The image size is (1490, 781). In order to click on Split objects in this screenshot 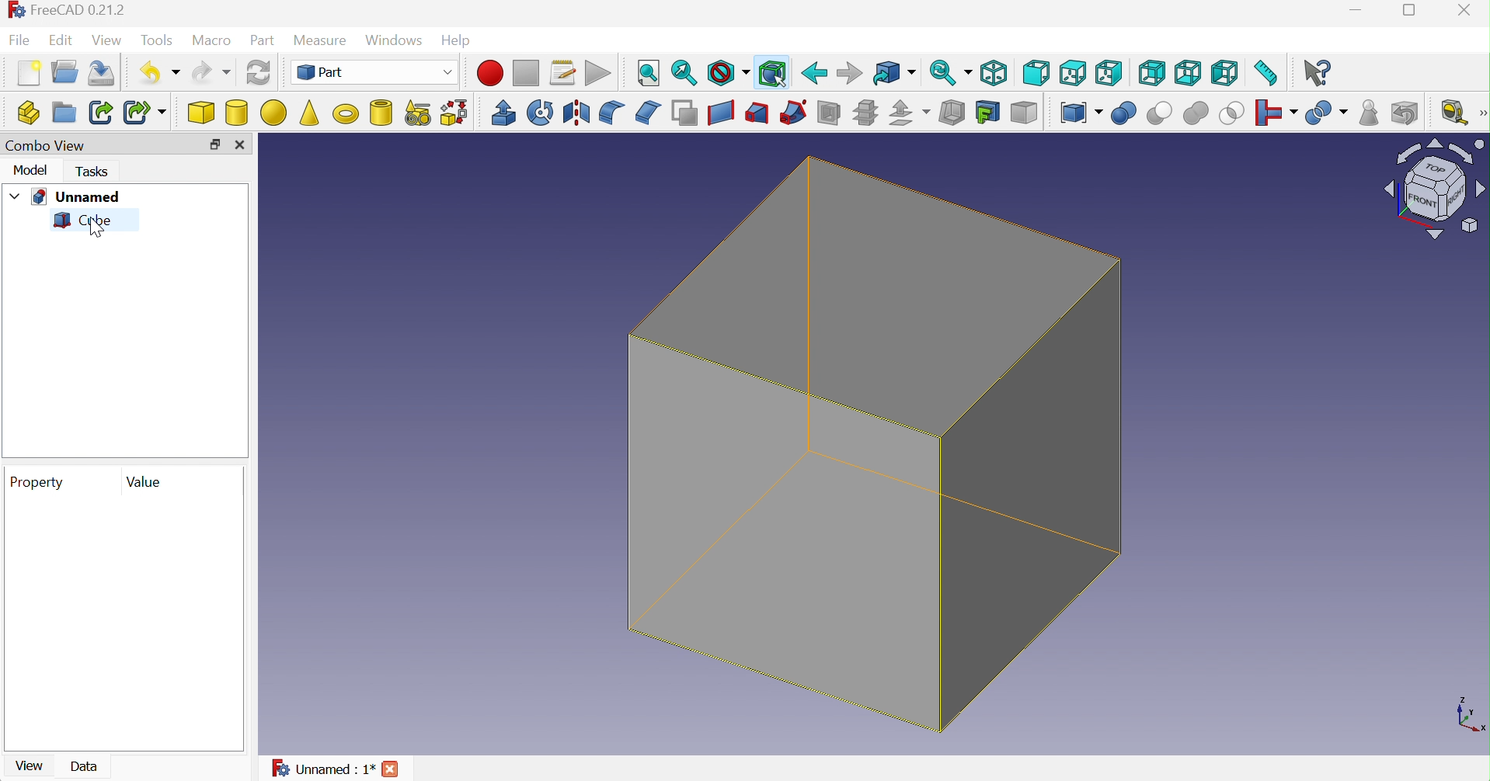, I will do `click(1325, 114)`.